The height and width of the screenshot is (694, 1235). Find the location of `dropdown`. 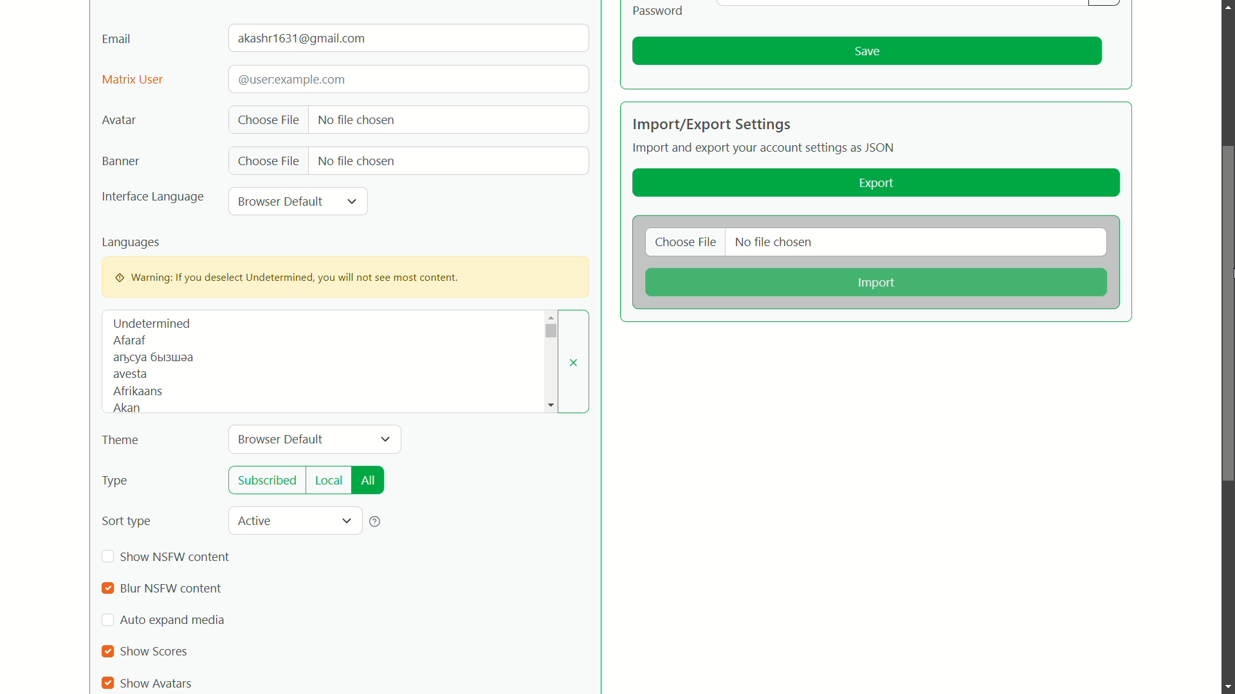

dropdown is located at coordinates (385, 440).